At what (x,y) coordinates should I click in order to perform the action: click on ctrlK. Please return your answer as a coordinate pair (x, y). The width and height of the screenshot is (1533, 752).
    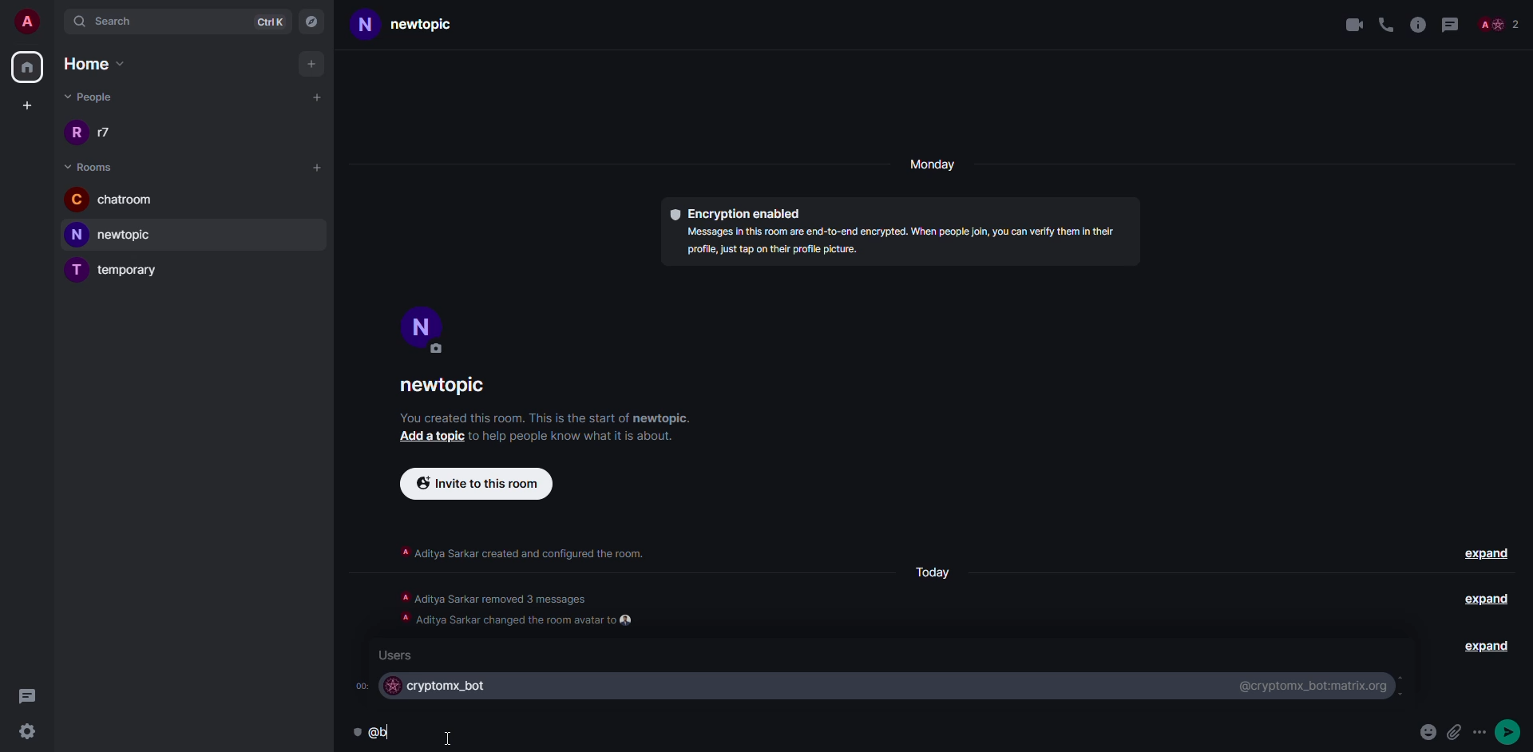
    Looking at the image, I should click on (270, 20).